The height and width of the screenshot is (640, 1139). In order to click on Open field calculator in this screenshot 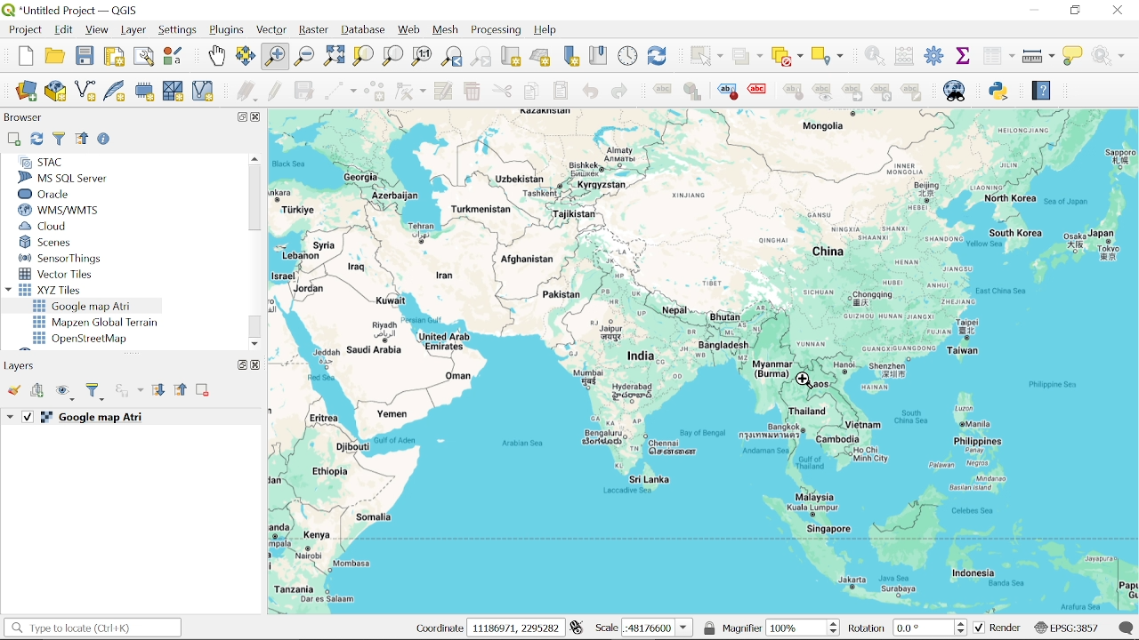, I will do `click(902, 56)`.